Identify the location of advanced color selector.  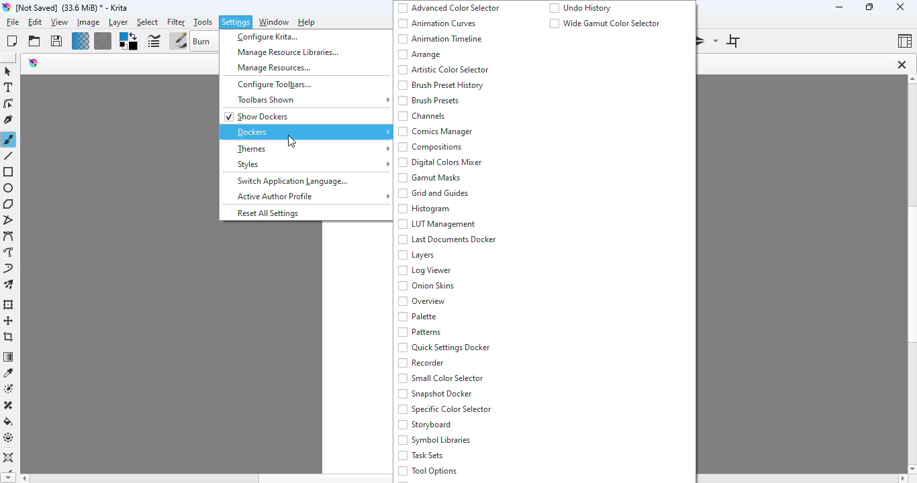
(449, 8).